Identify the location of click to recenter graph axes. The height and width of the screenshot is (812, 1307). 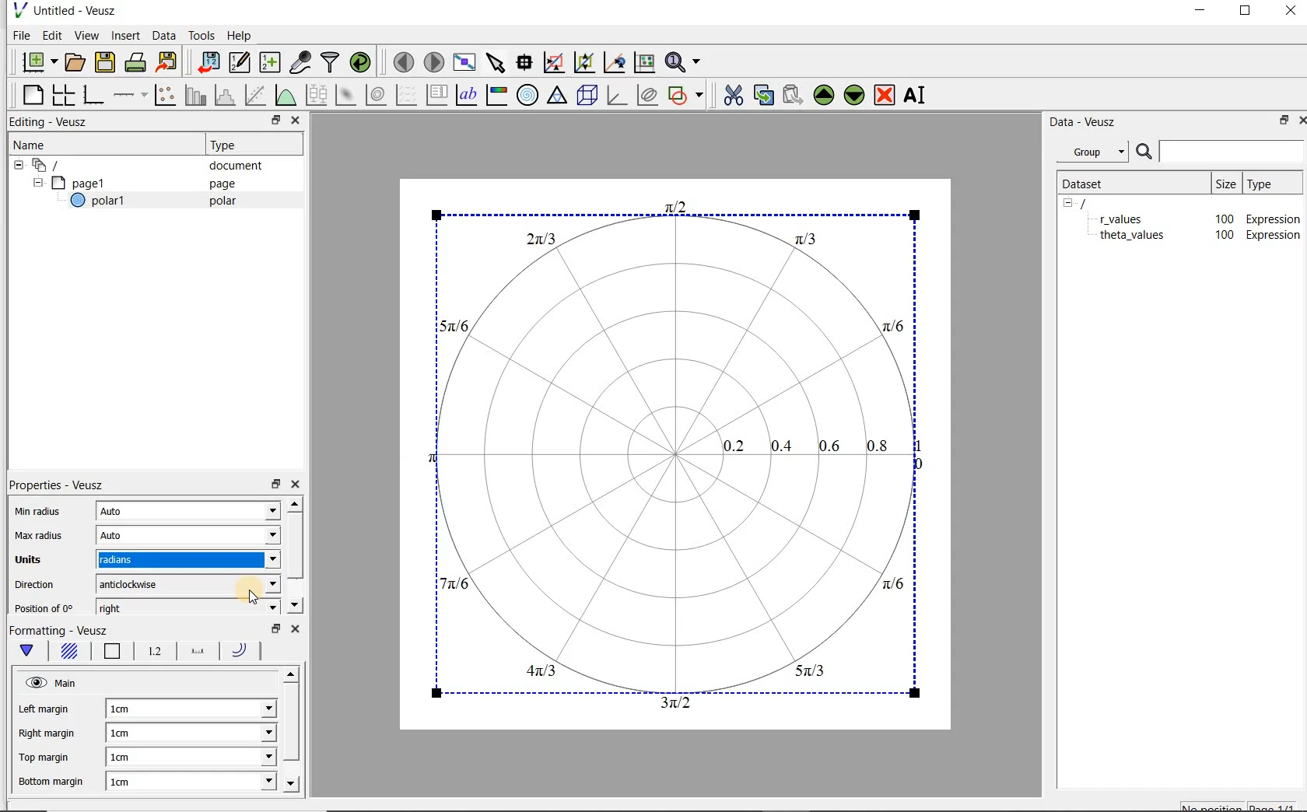
(615, 63).